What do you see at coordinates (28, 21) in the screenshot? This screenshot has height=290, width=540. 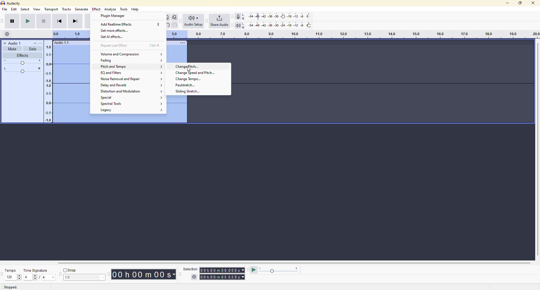 I see `play` at bounding box center [28, 21].